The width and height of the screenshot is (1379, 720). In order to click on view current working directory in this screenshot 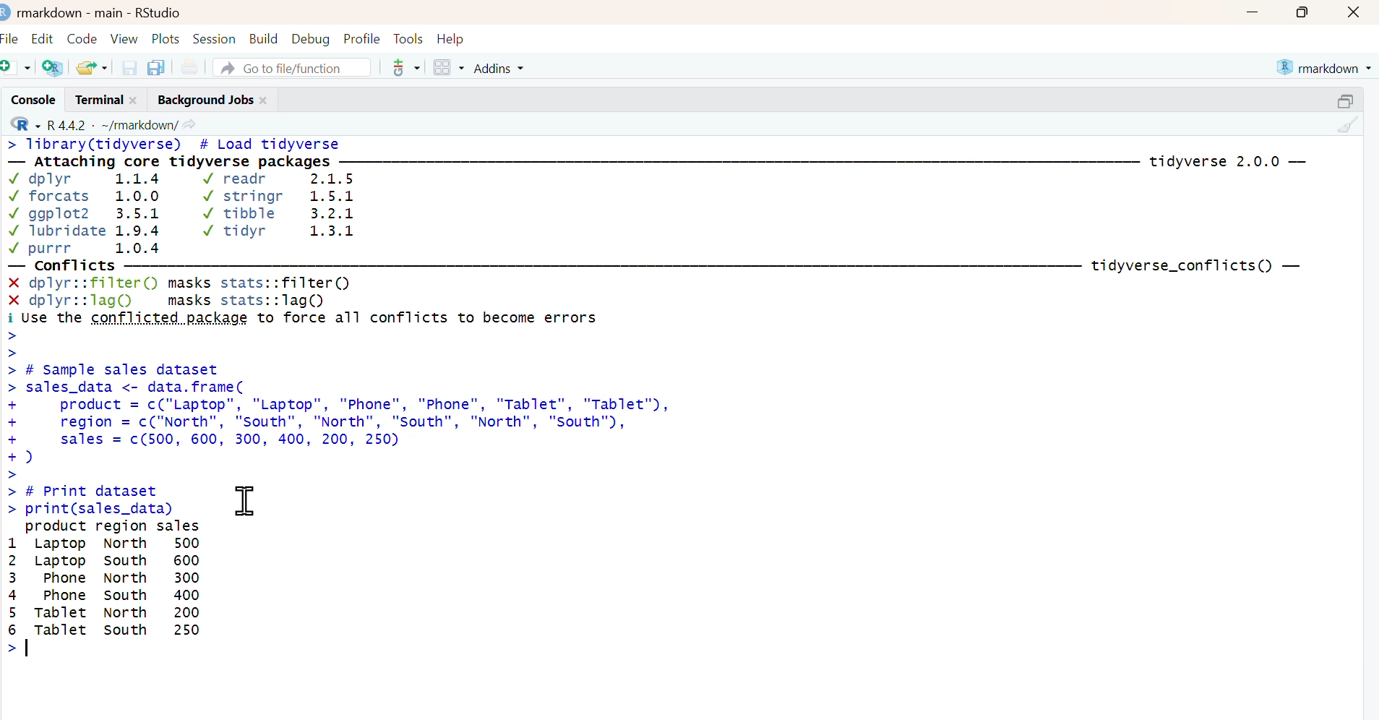, I will do `click(190, 124)`.